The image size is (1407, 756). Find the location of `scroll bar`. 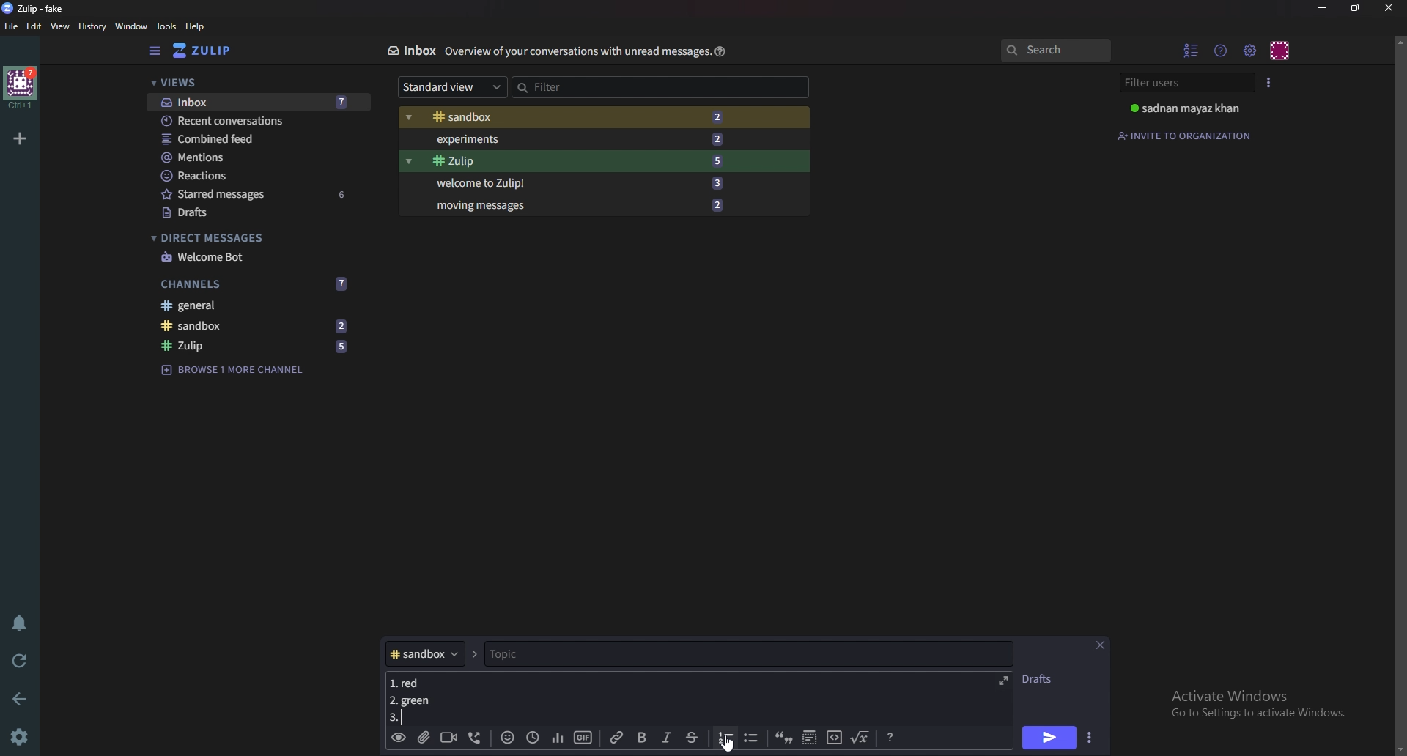

scroll bar is located at coordinates (1400, 393).